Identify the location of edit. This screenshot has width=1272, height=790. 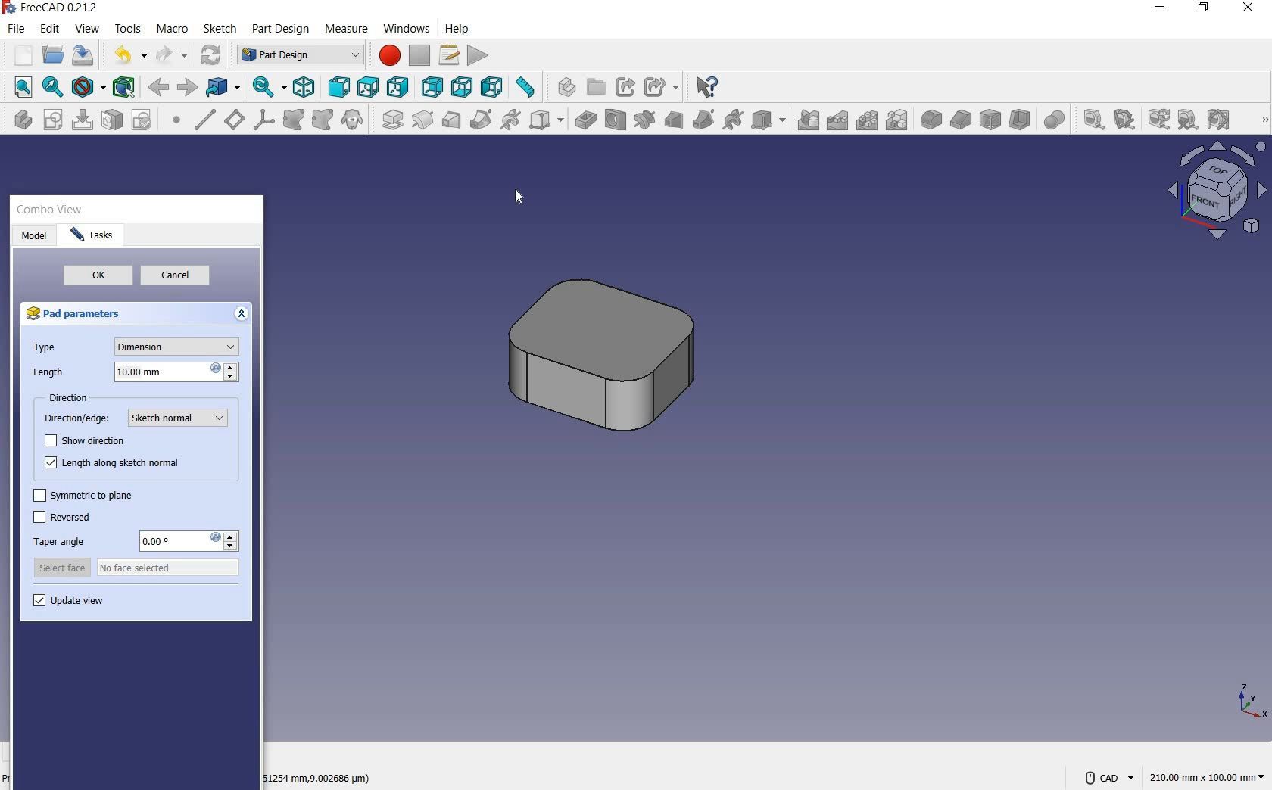
(51, 30).